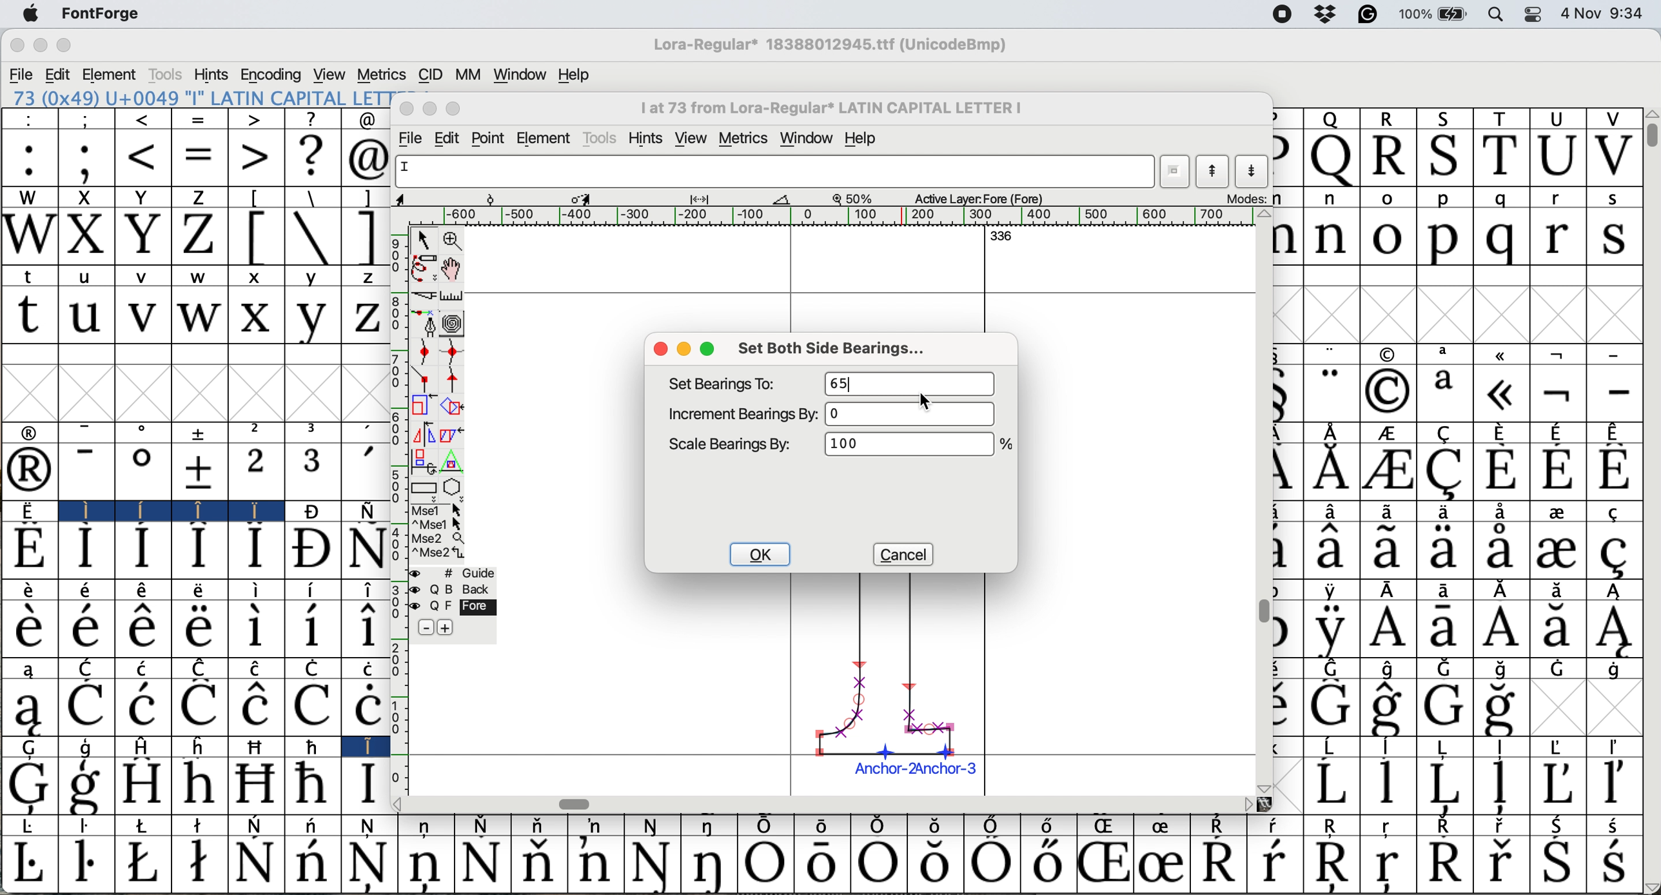  Describe the element at coordinates (1046, 865) in the screenshot. I see `Symbol` at that location.